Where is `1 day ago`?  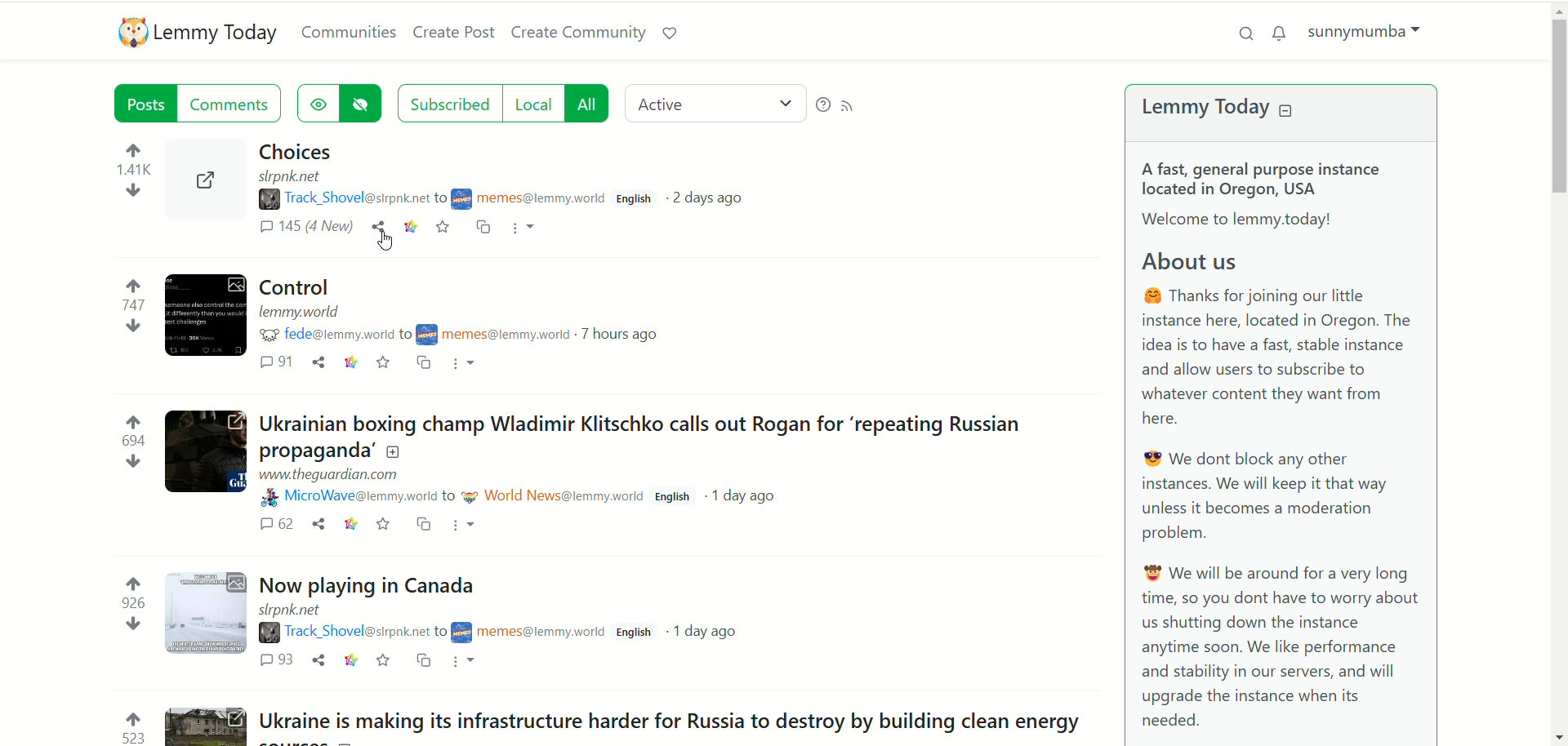 1 day ago is located at coordinates (710, 633).